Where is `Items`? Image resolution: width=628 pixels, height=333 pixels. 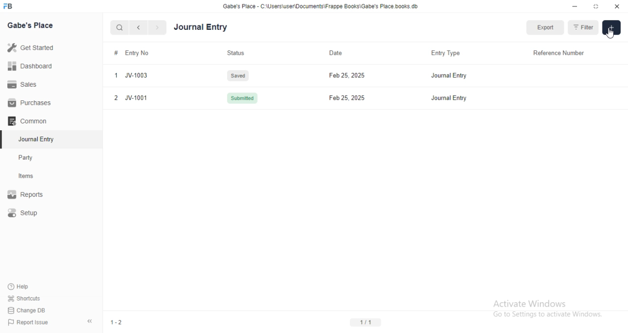 Items is located at coordinates (27, 176).